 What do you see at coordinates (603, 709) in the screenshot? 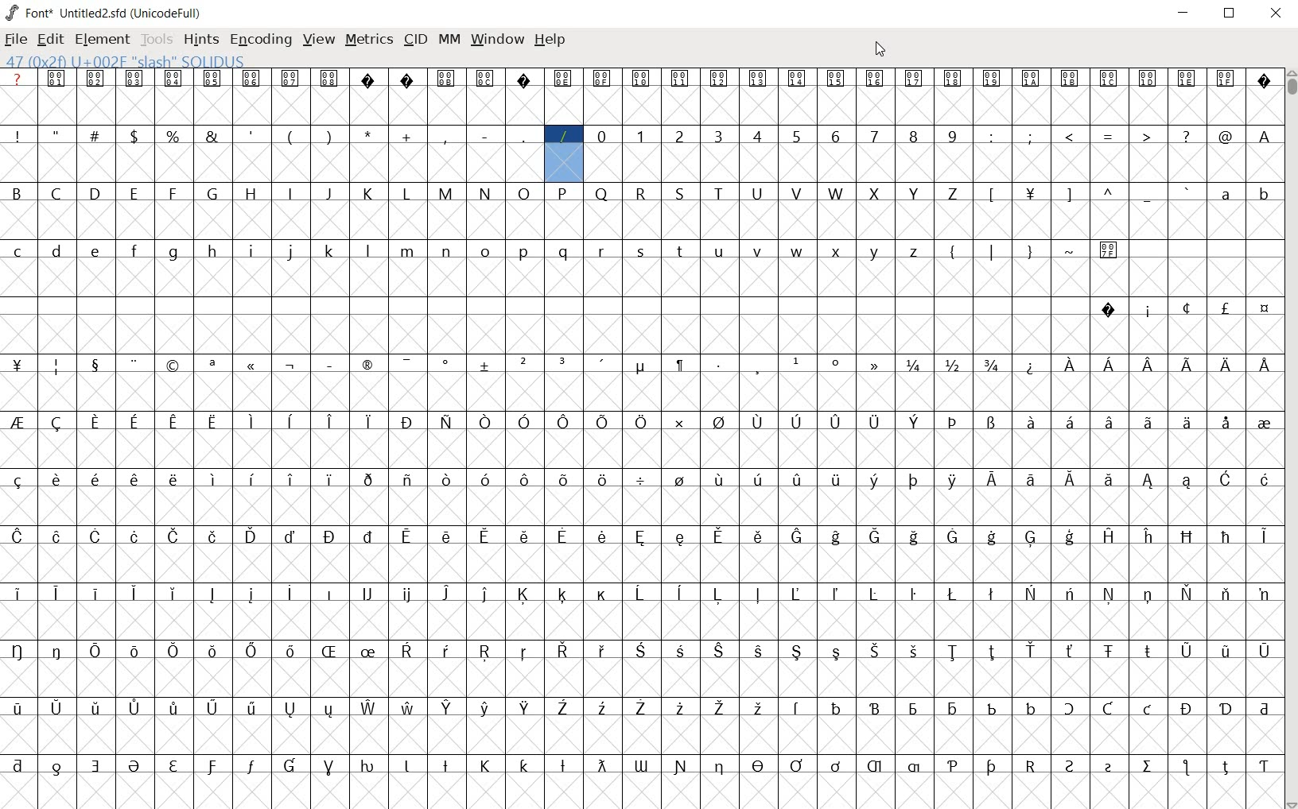
I see `glyph` at bounding box center [603, 709].